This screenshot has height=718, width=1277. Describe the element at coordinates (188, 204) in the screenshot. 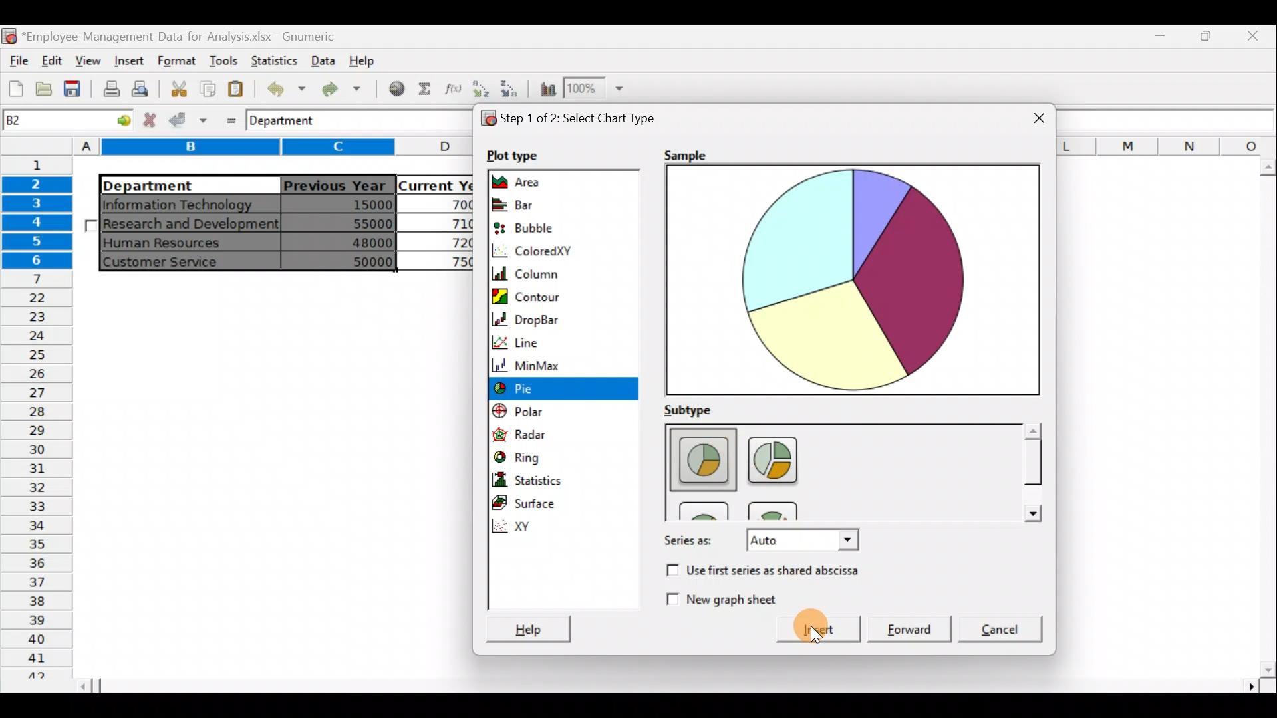

I see `|Information Technology` at that location.